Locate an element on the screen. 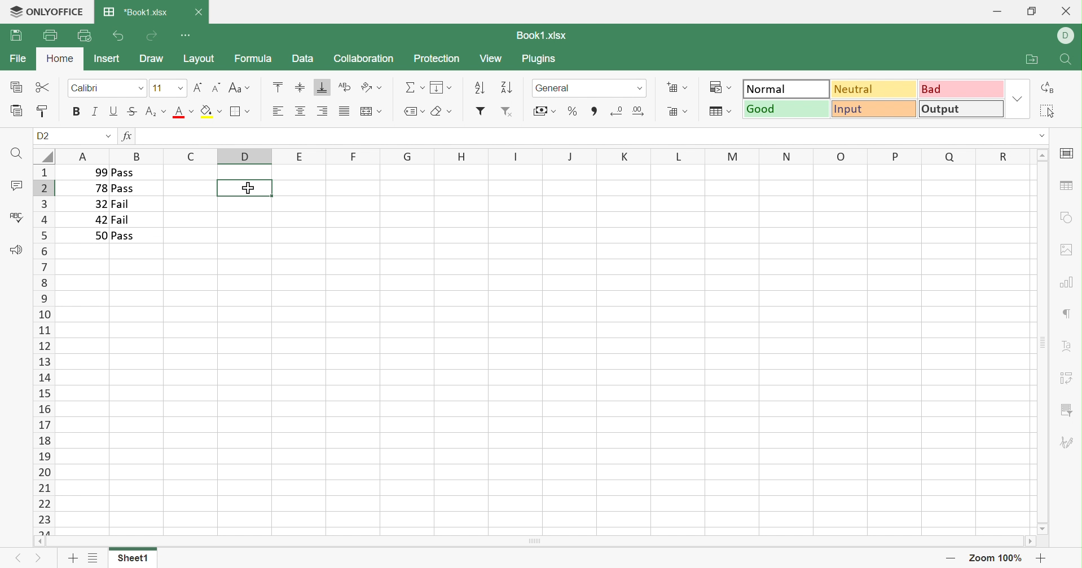  Sheet1 is located at coordinates (132, 560).